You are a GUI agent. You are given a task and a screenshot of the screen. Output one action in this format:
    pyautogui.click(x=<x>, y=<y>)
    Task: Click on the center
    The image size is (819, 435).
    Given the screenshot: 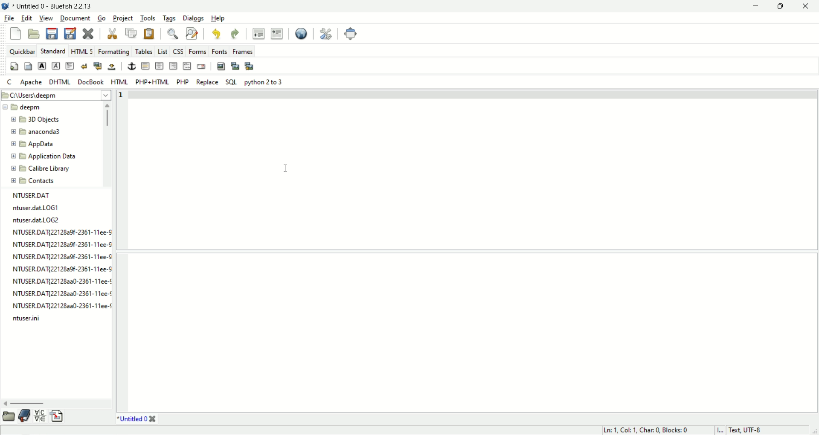 What is the action you would take?
    pyautogui.click(x=159, y=66)
    